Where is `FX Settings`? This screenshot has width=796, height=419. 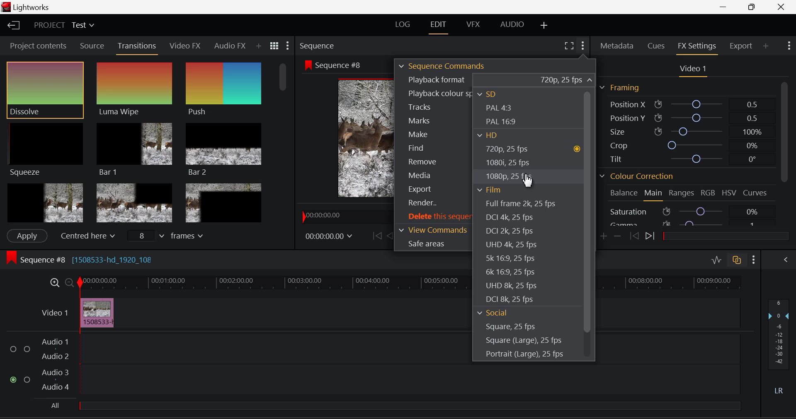
FX Settings is located at coordinates (696, 46).